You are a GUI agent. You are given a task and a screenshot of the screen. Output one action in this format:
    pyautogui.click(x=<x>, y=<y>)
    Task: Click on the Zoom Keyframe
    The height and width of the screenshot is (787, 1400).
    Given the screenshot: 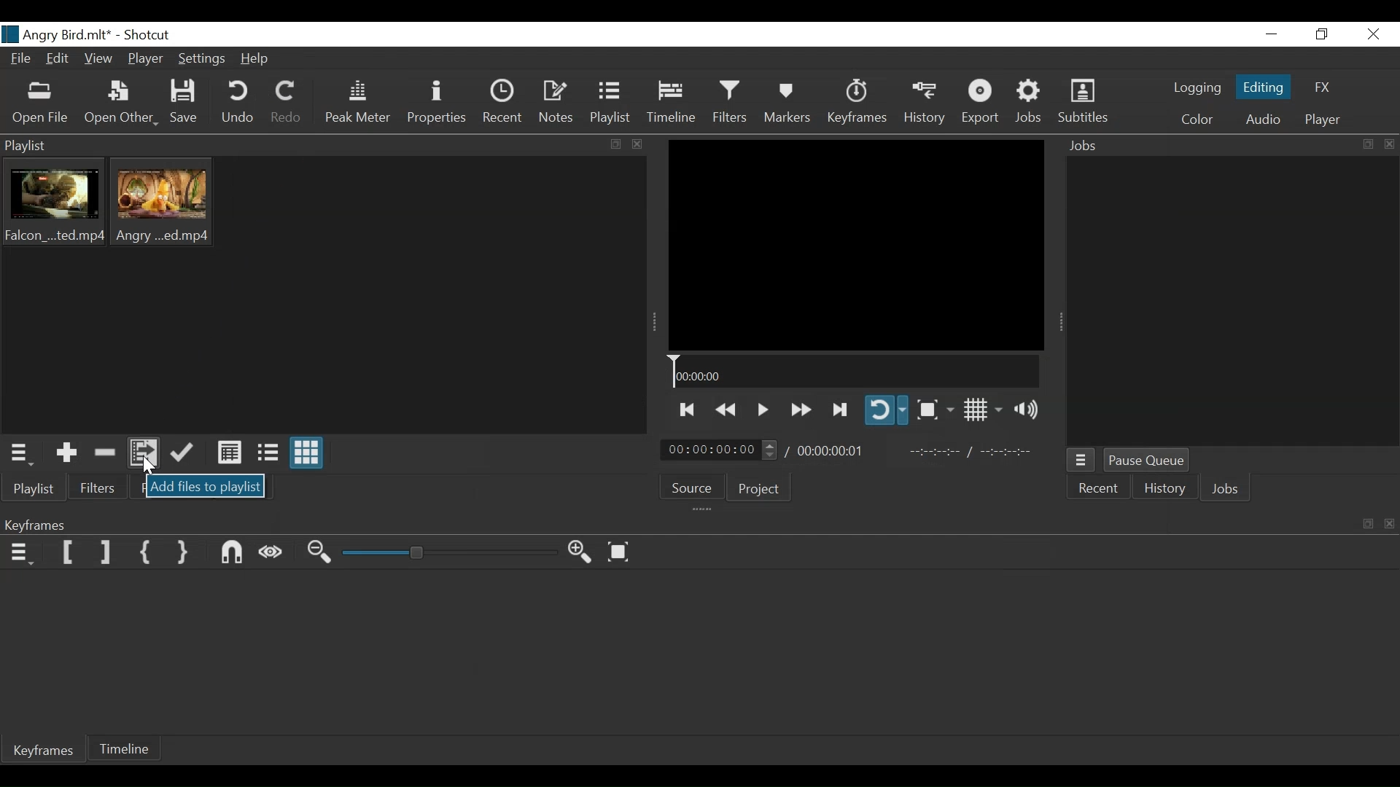 What is the action you would take?
    pyautogui.click(x=451, y=552)
    